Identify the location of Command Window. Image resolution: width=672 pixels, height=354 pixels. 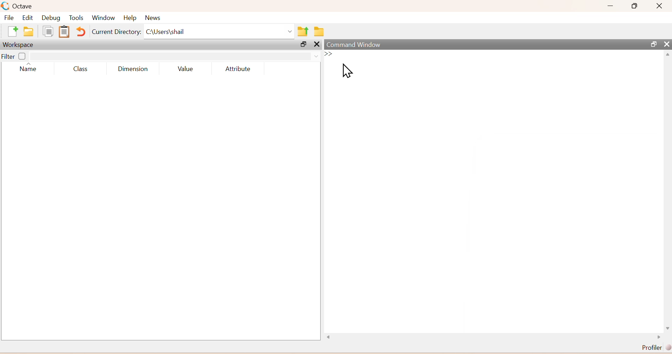
(354, 44).